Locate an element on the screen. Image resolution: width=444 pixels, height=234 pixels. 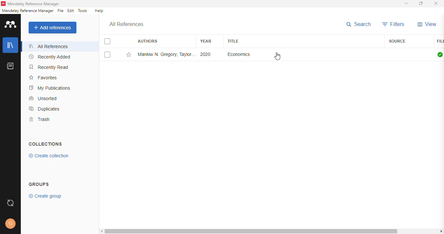
logo is located at coordinates (3, 4).